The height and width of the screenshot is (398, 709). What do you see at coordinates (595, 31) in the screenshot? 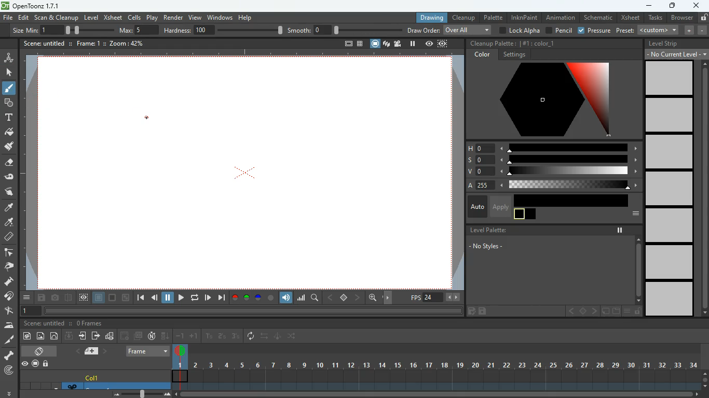
I see `pressure` at bounding box center [595, 31].